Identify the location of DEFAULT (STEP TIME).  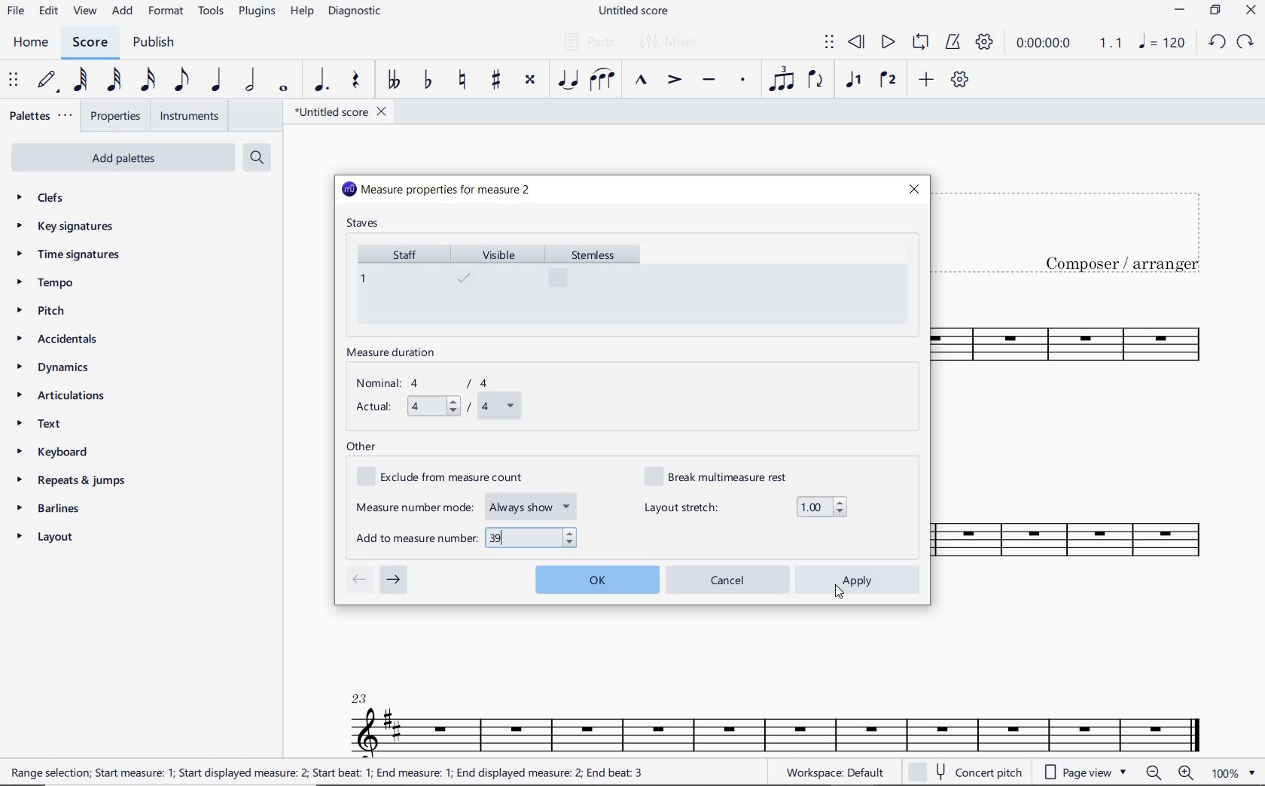
(49, 81).